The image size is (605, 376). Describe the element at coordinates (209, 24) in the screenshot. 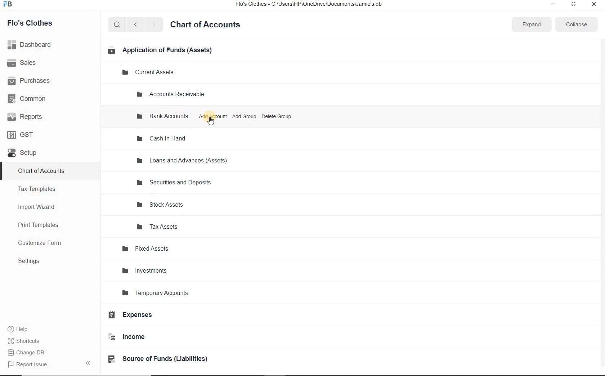

I see `Chart of Accounts` at that location.